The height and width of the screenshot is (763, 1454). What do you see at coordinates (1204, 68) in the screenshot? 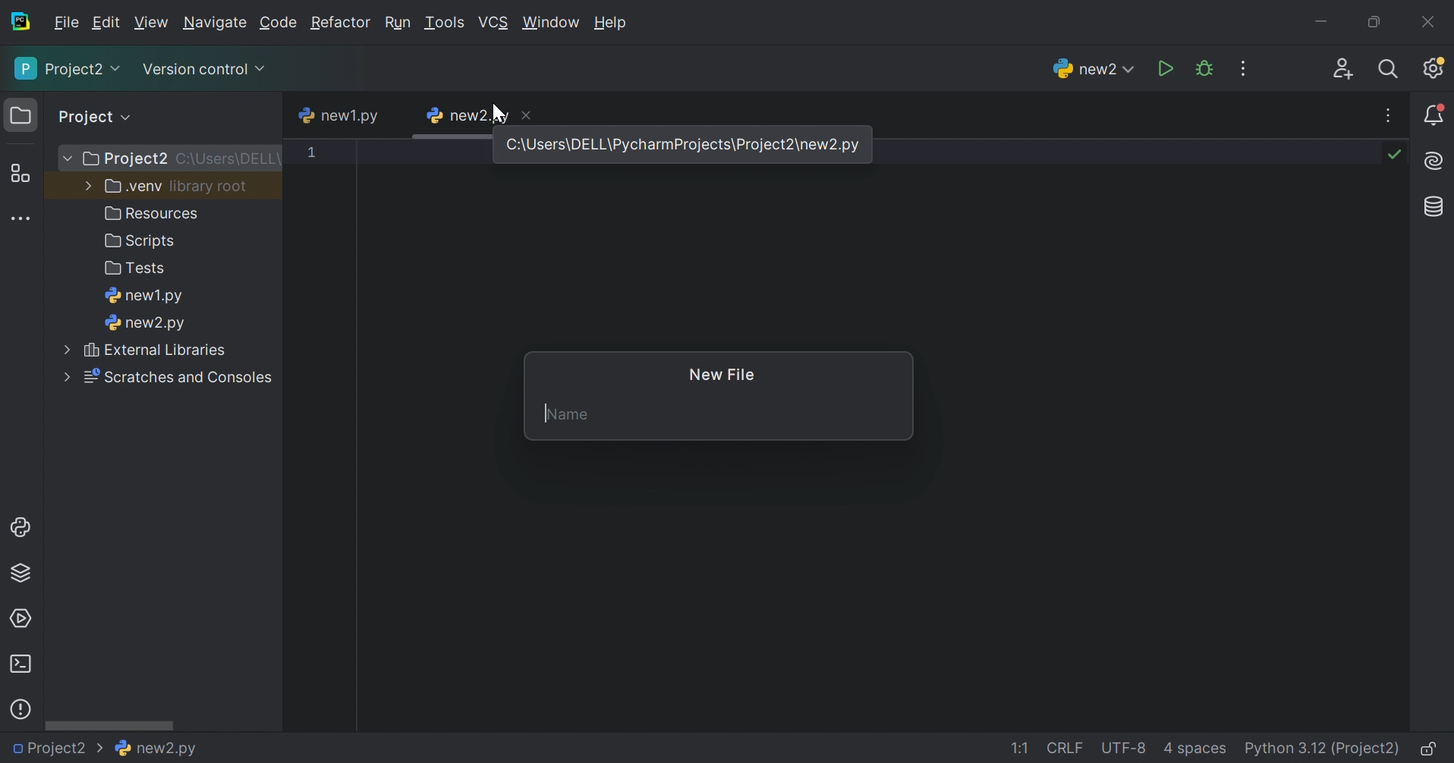
I see `Debug` at bounding box center [1204, 68].